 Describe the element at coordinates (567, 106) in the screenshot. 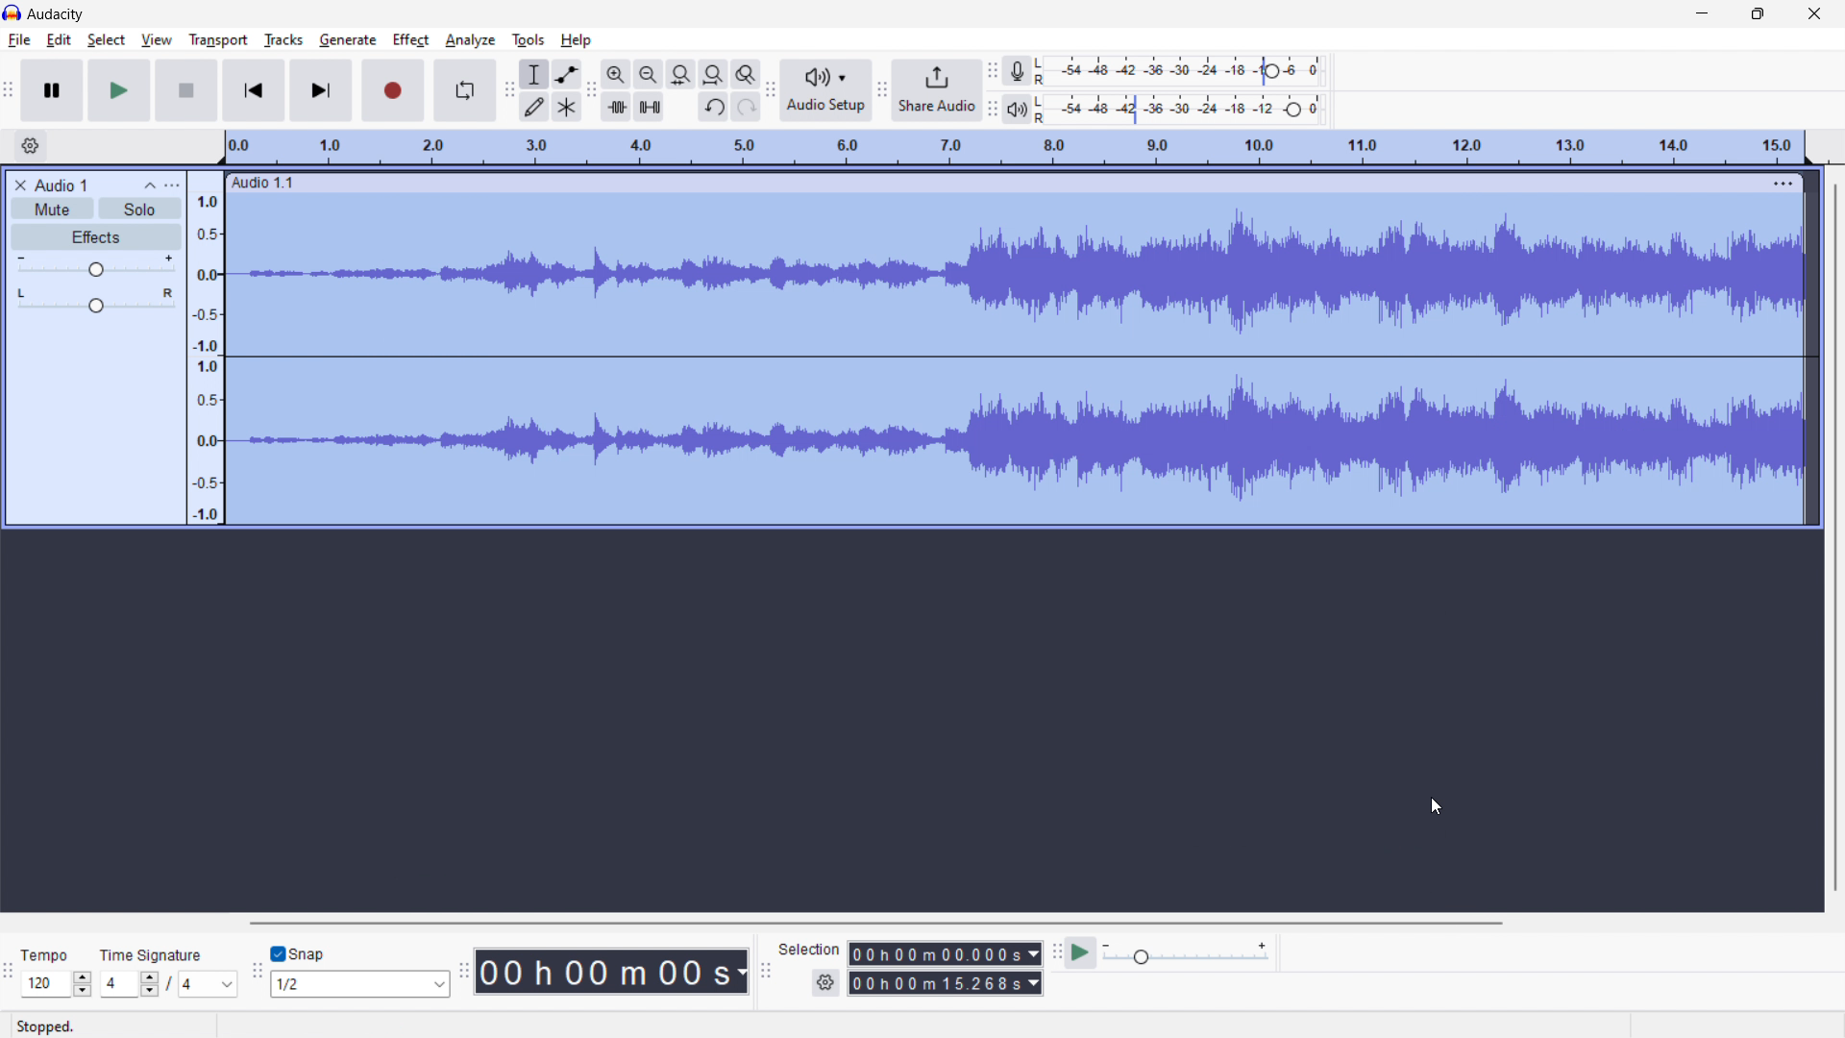

I see `multi tool` at that location.